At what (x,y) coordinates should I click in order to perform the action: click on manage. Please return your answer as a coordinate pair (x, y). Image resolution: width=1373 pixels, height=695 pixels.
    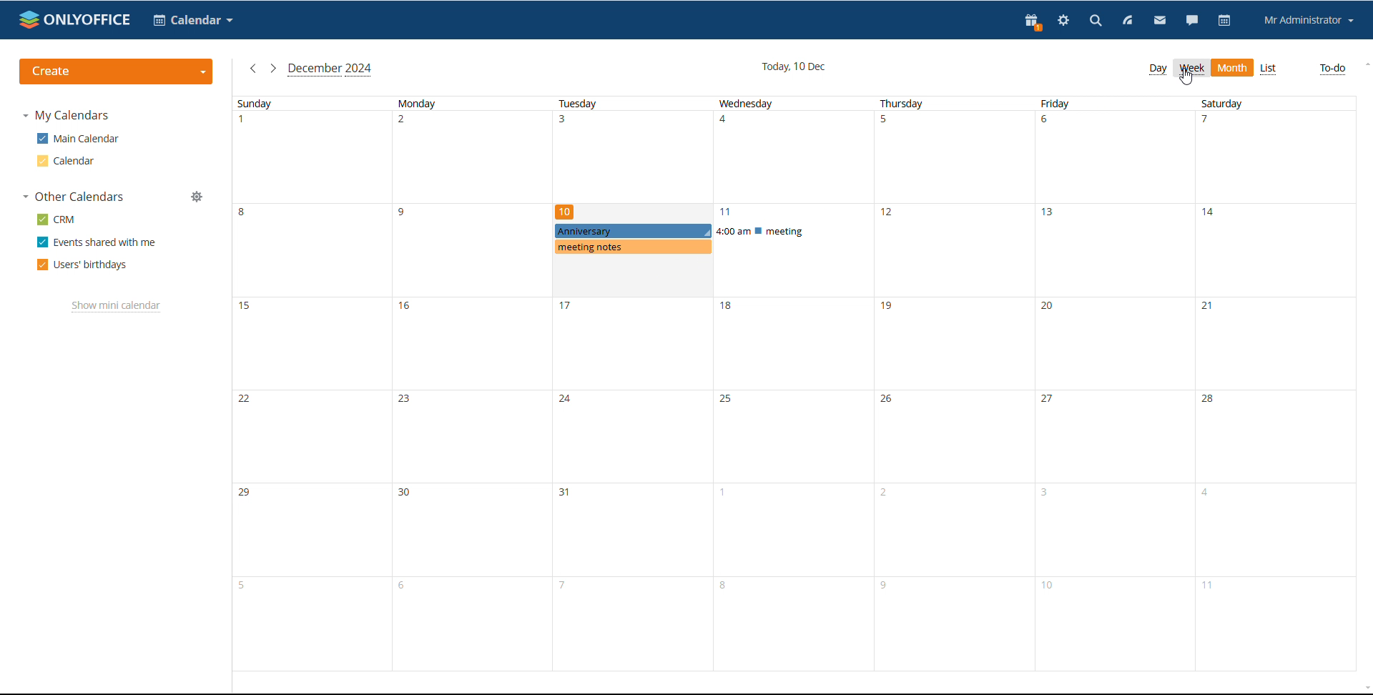
    Looking at the image, I should click on (198, 197).